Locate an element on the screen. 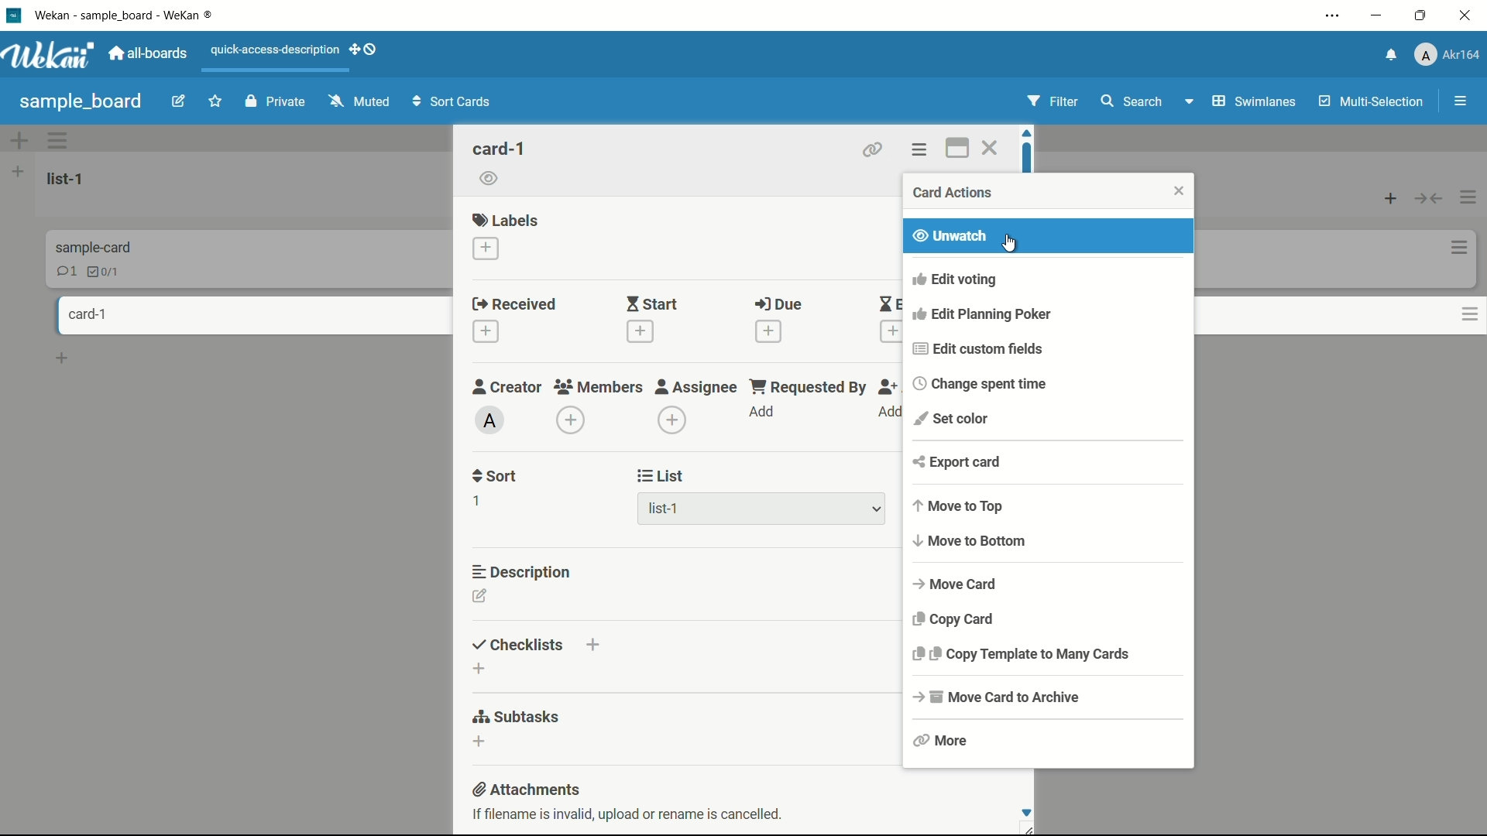 The image size is (1487, 836). add date is located at coordinates (768, 332).